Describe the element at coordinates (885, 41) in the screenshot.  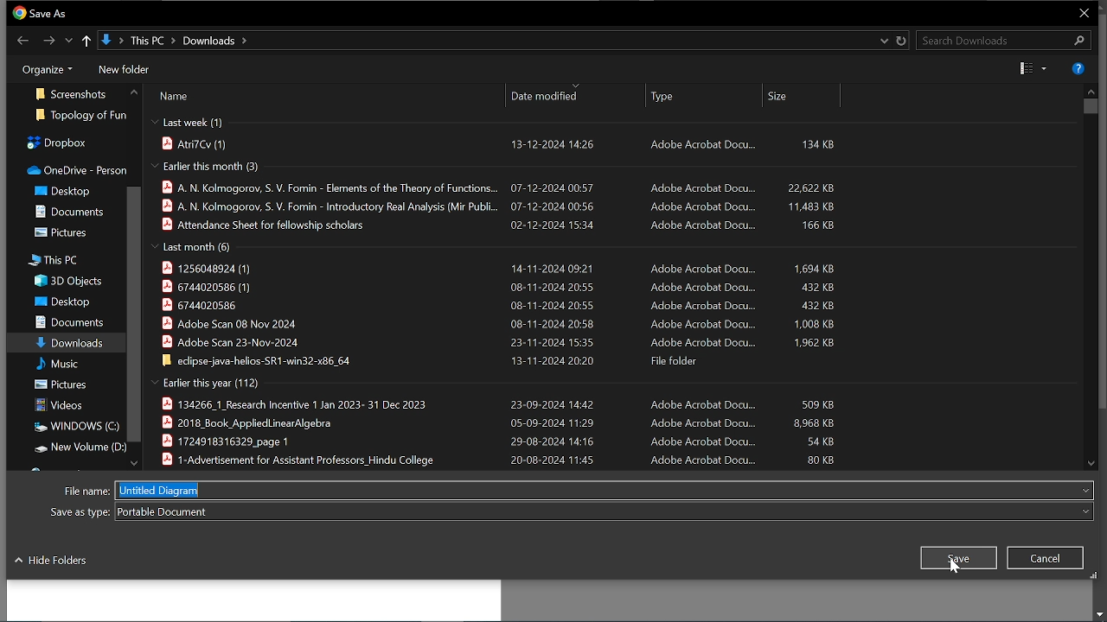
I see `Previous location` at that location.